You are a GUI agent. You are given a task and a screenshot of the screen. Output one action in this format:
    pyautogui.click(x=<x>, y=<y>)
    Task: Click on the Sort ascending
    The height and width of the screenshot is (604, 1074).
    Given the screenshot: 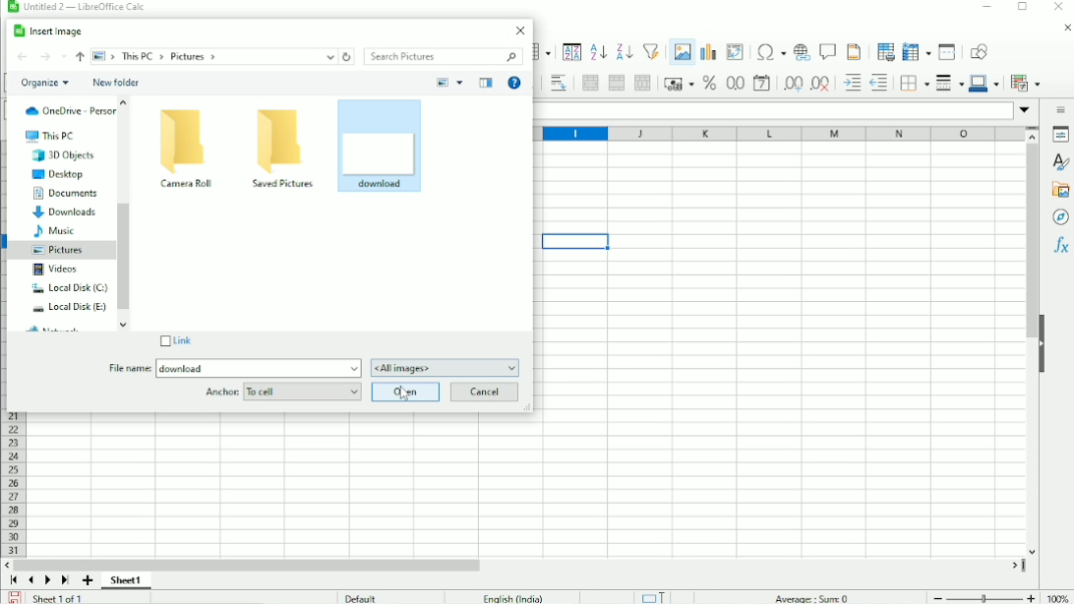 What is the action you would take?
    pyautogui.click(x=597, y=52)
    